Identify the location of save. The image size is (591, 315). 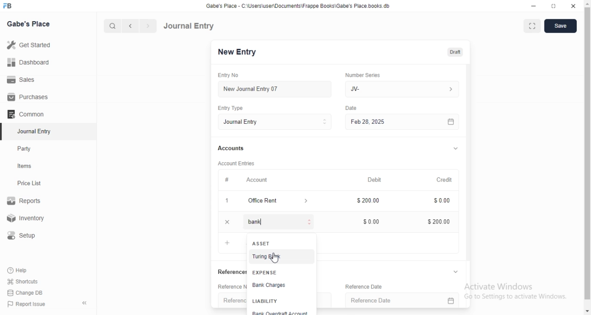
(562, 26).